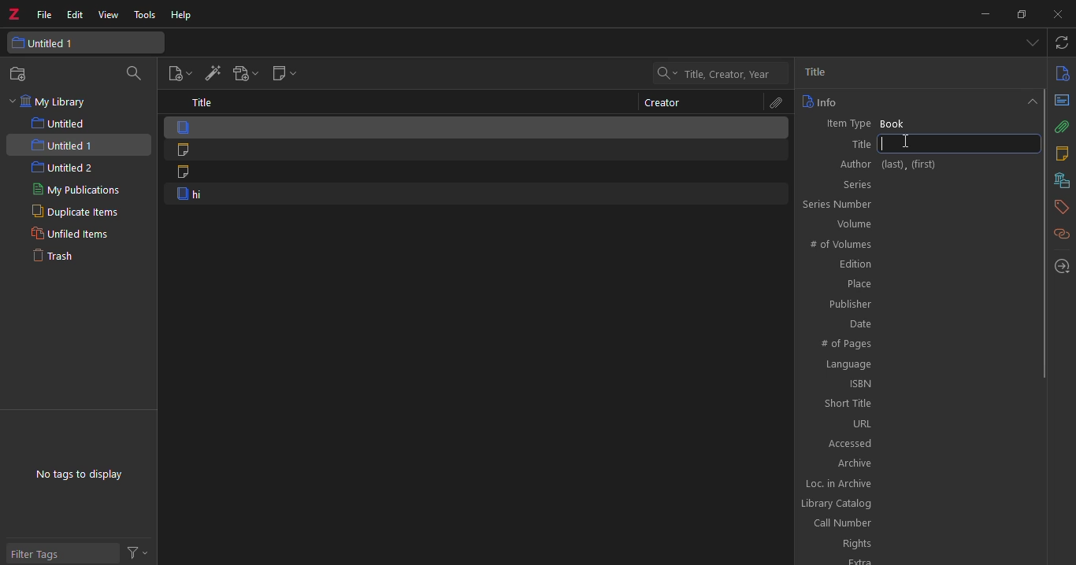 This screenshot has height=565, width=1076. What do you see at coordinates (917, 305) in the screenshot?
I see `publisher` at bounding box center [917, 305].